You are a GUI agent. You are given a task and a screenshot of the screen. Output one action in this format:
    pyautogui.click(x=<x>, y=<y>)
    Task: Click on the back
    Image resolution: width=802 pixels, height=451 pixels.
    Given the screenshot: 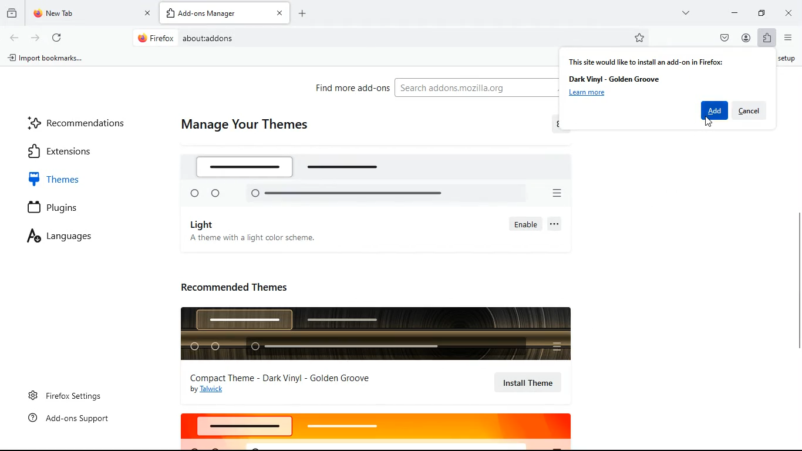 What is the action you would take?
    pyautogui.click(x=15, y=38)
    